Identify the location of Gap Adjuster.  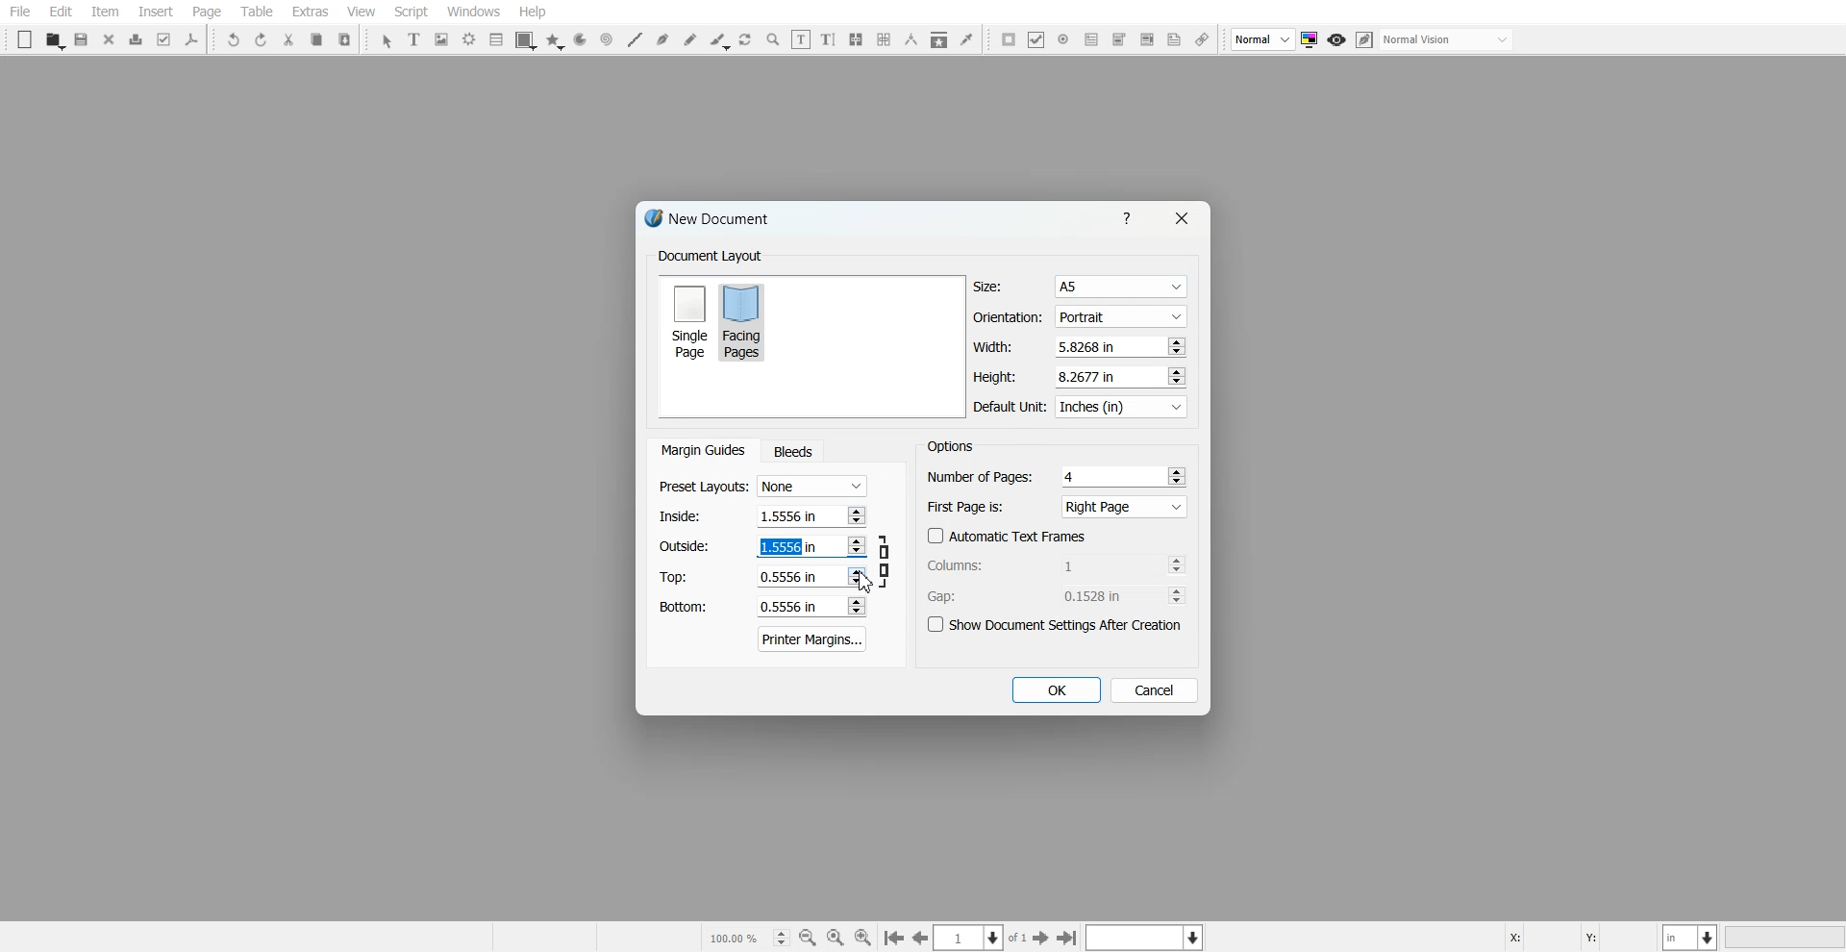
(1057, 595).